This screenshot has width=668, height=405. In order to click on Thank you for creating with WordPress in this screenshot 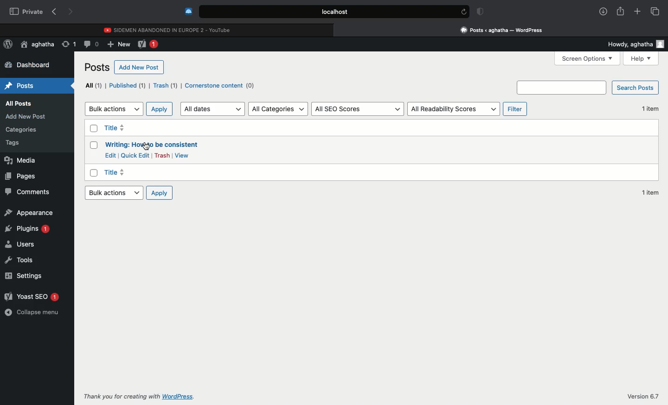, I will do `click(139, 396)`.